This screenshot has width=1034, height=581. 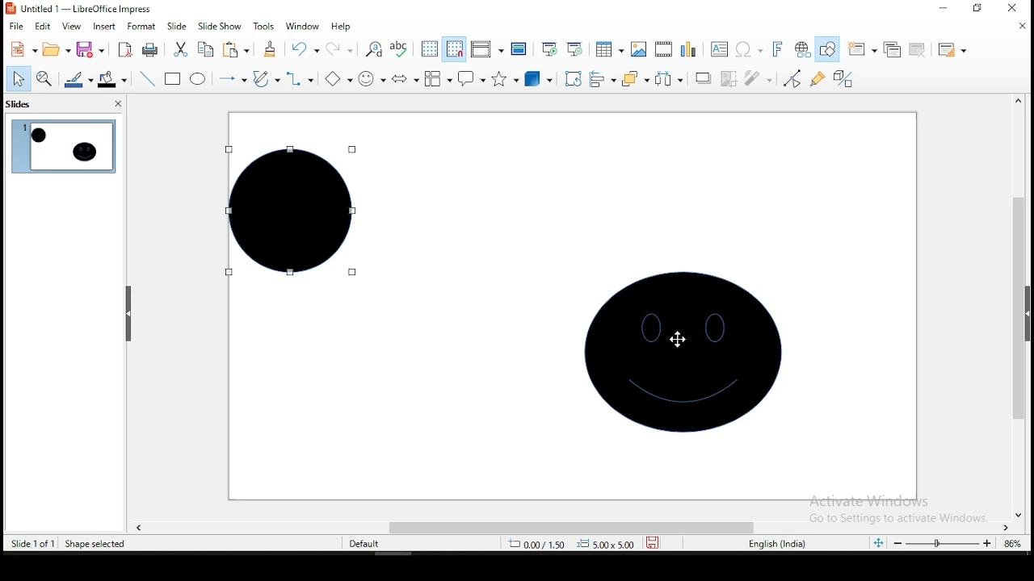 What do you see at coordinates (336, 78) in the screenshot?
I see `basic shapes` at bounding box center [336, 78].